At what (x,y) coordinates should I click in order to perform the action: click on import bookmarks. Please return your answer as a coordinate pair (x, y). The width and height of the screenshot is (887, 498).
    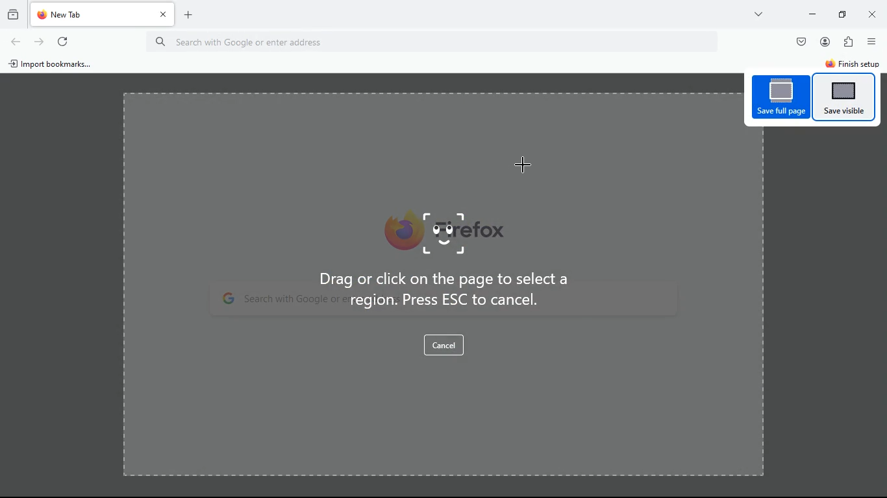
    Looking at the image, I should click on (54, 65).